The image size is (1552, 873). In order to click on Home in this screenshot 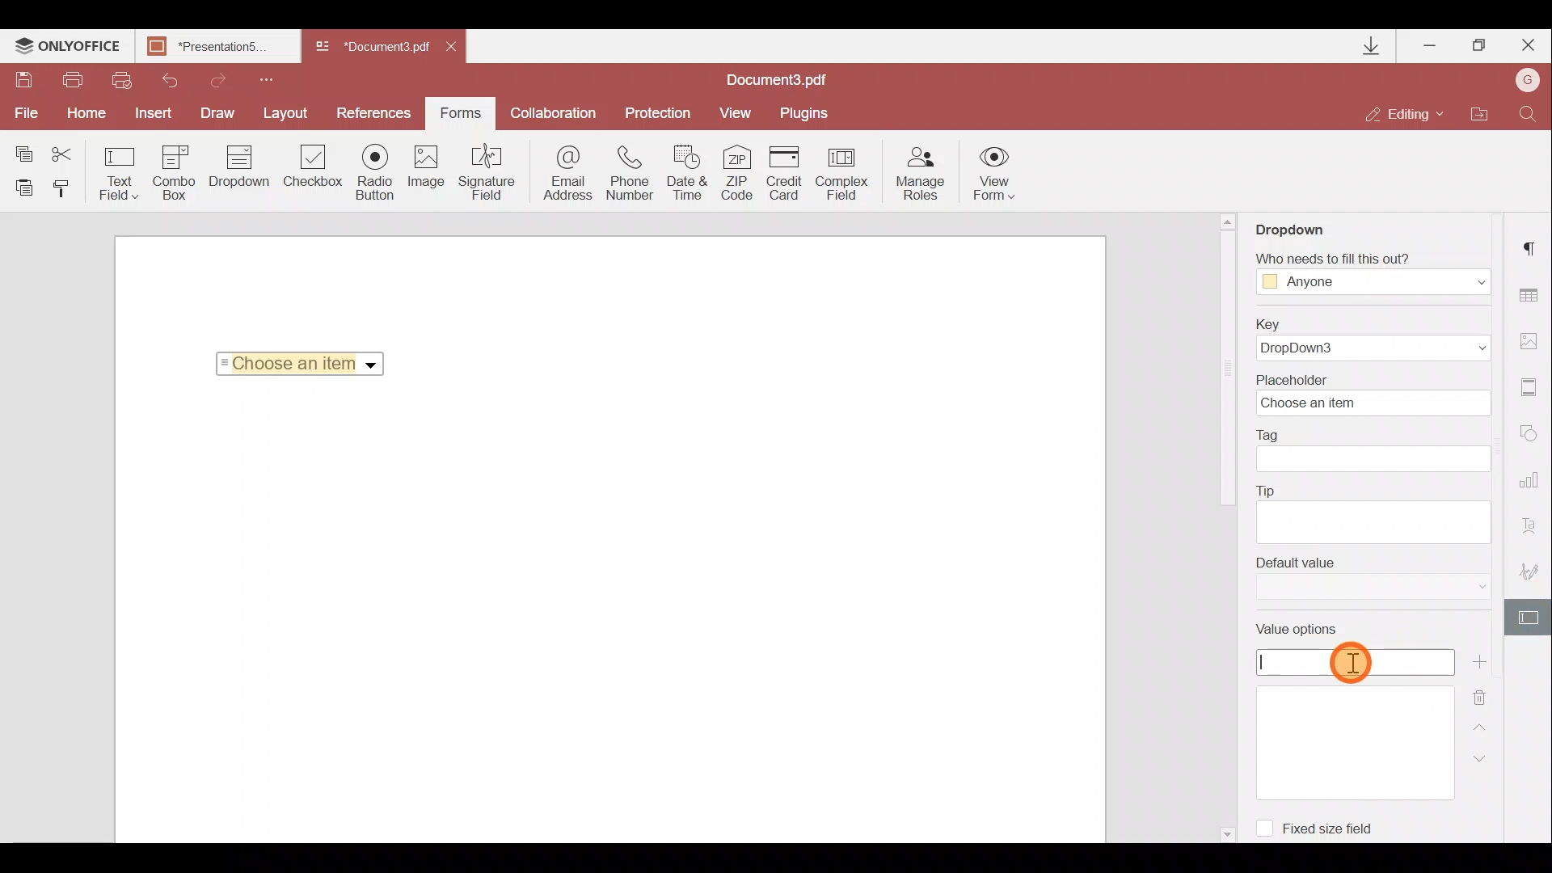, I will do `click(91, 114)`.